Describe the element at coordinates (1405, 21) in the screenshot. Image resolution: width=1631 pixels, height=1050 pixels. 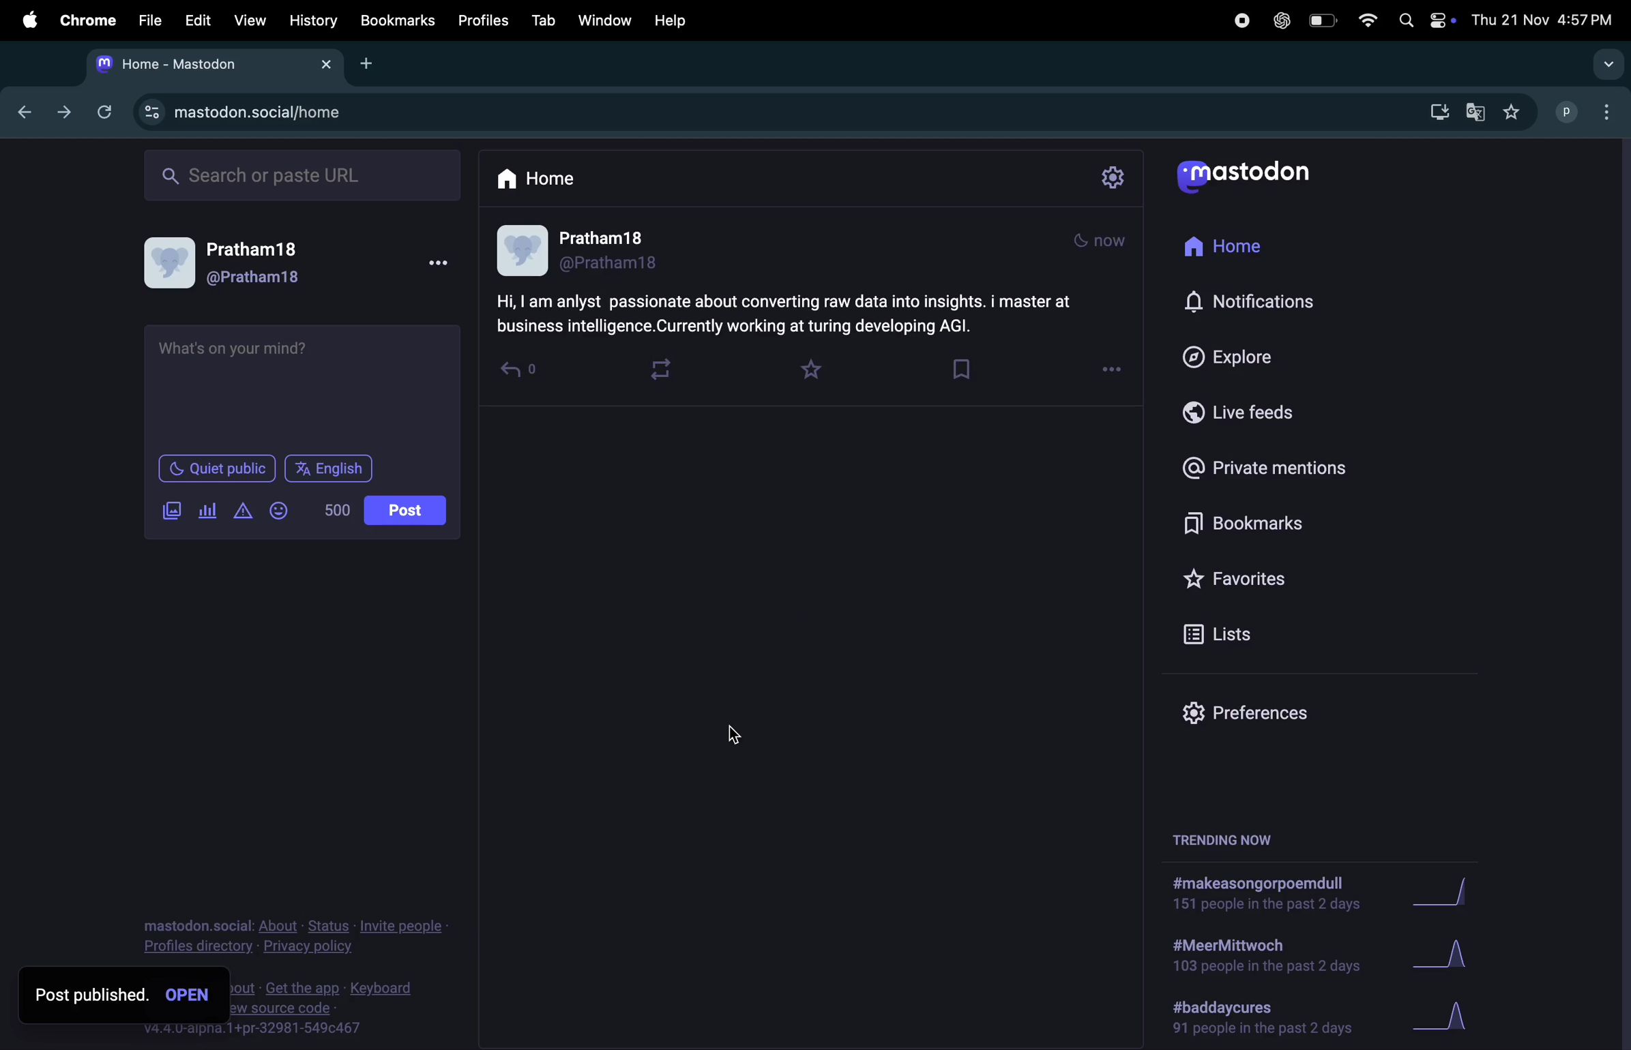
I see `spotlight search` at that location.